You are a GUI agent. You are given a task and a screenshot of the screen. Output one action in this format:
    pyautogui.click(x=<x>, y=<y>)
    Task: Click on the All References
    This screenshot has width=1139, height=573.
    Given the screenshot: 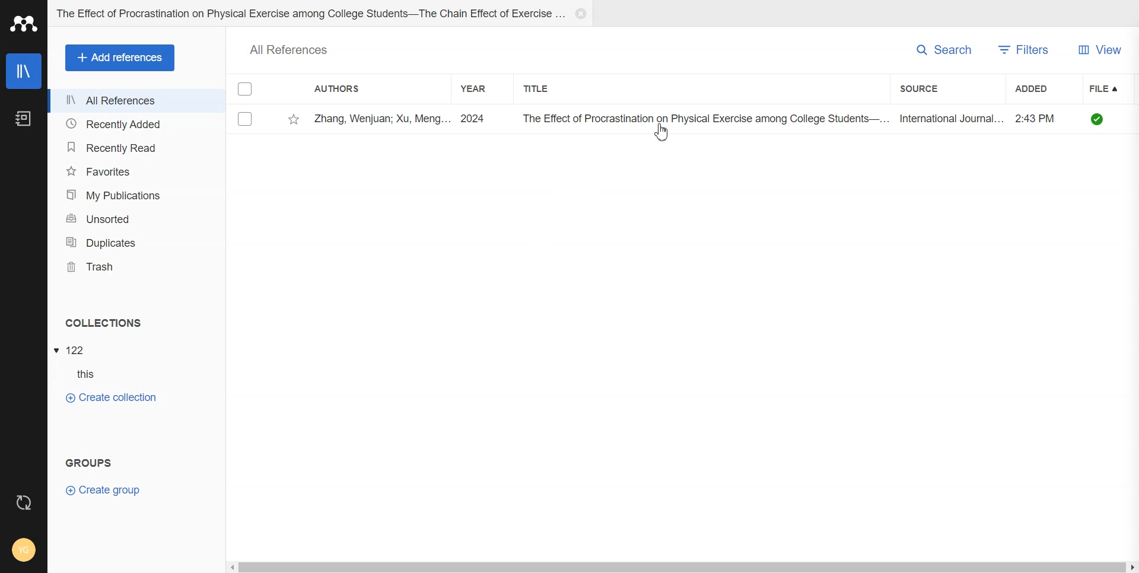 What is the action you would take?
    pyautogui.click(x=136, y=101)
    